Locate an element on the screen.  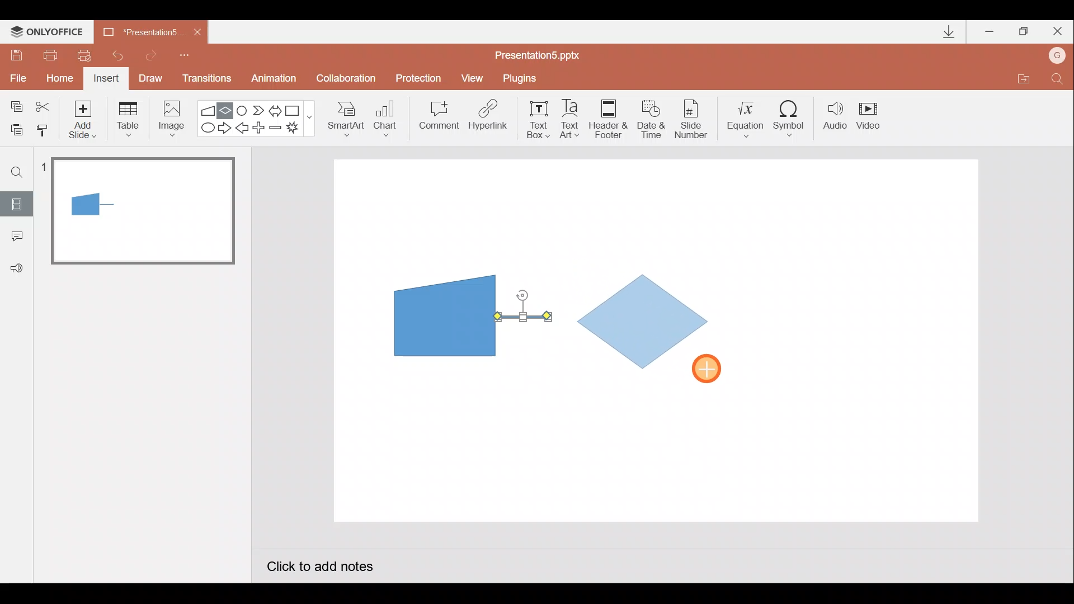
Cursor is located at coordinates (713, 370).